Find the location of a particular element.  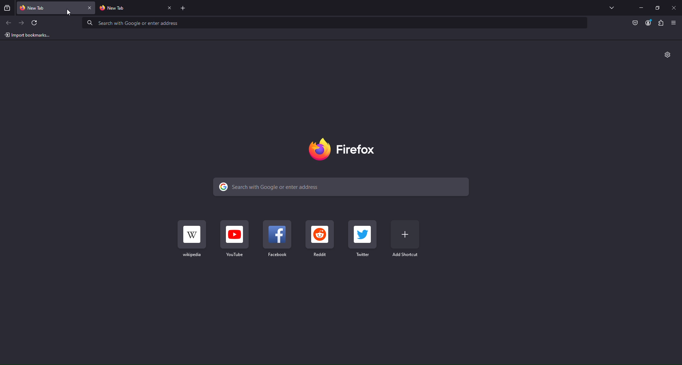

View browsing from previous tabs and windows is located at coordinates (7, 8).